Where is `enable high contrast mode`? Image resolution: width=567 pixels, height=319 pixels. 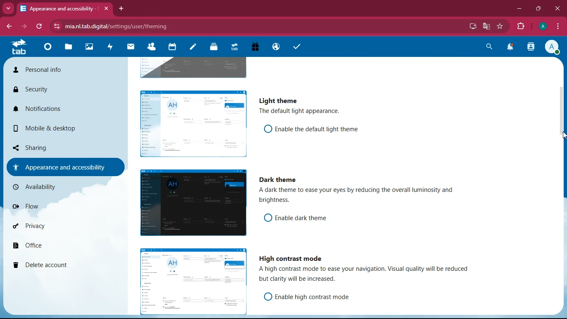 enable high contrast mode is located at coordinates (316, 297).